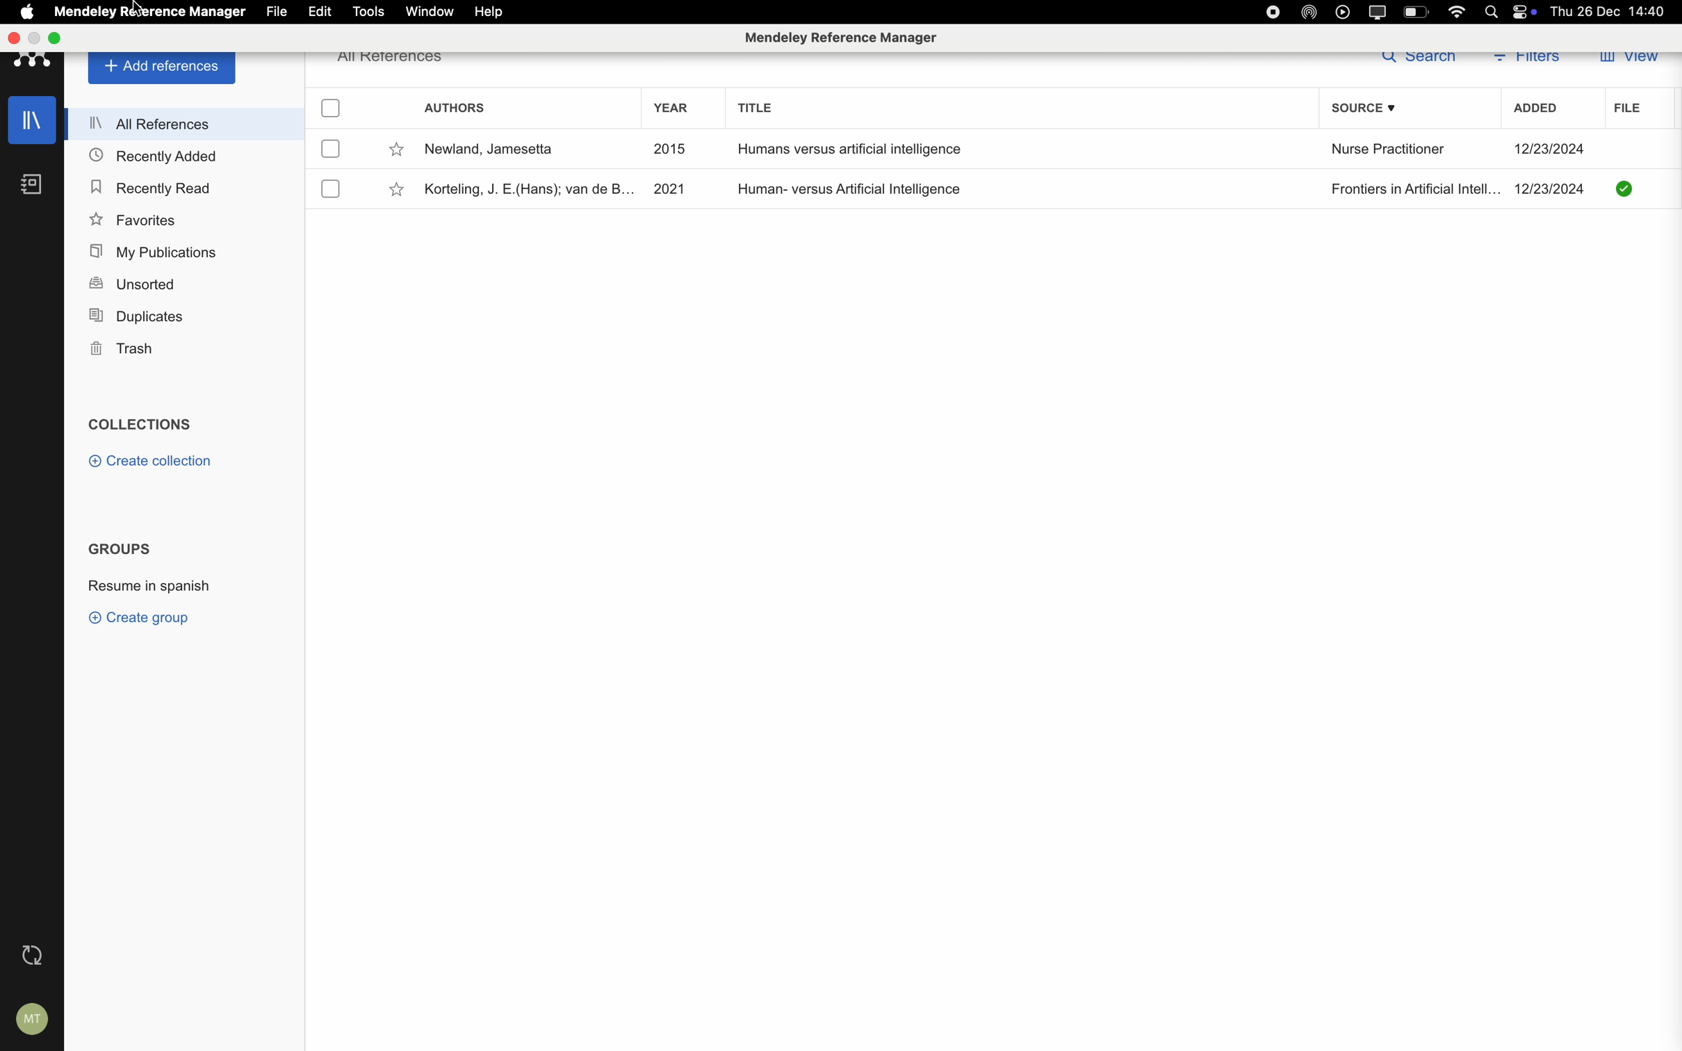  Describe the element at coordinates (22, 12) in the screenshot. I see `Apple icon` at that location.